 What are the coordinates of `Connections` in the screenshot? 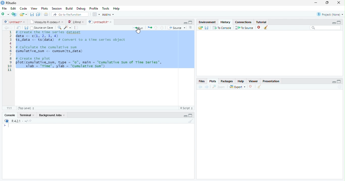 It's located at (243, 22).